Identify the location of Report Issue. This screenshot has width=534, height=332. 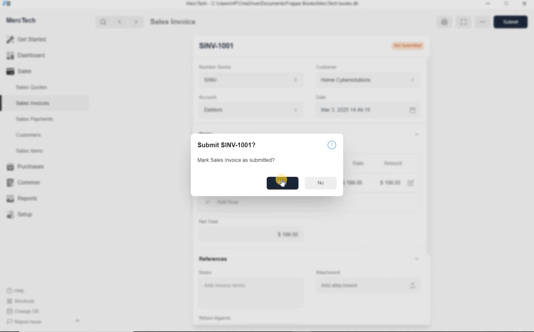
(26, 322).